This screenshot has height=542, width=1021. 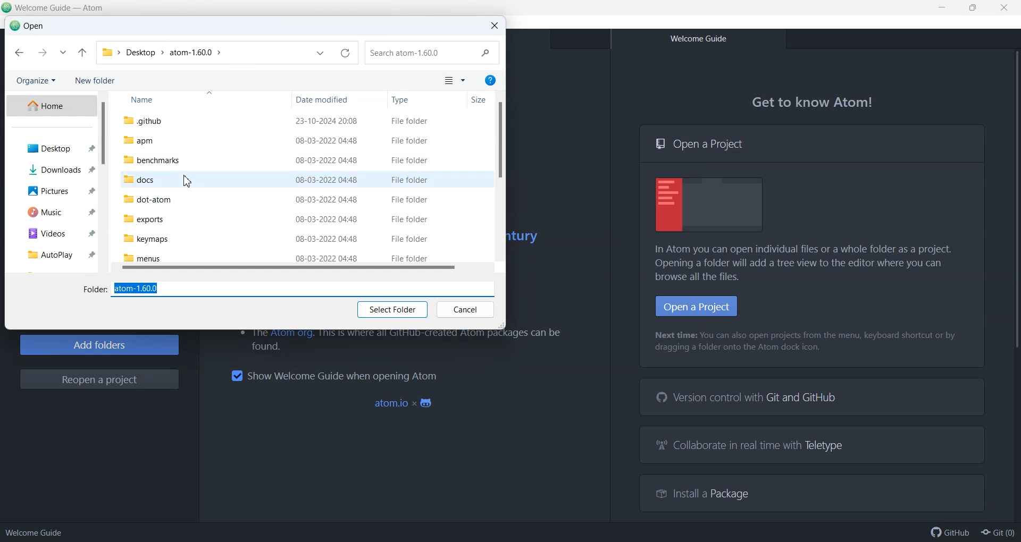 What do you see at coordinates (191, 52) in the screenshot?
I see `atom-1.60.0` at bounding box center [191, 52].